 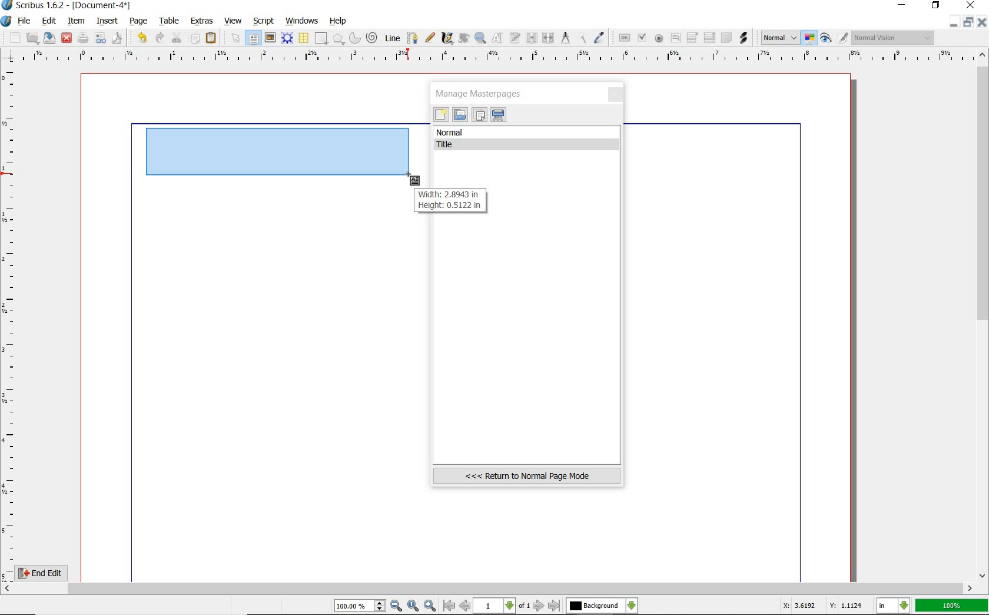 What do you see at coordinates (361, 606) in the screenshot?
I see `100.00%` at bounding box center [361, 606].